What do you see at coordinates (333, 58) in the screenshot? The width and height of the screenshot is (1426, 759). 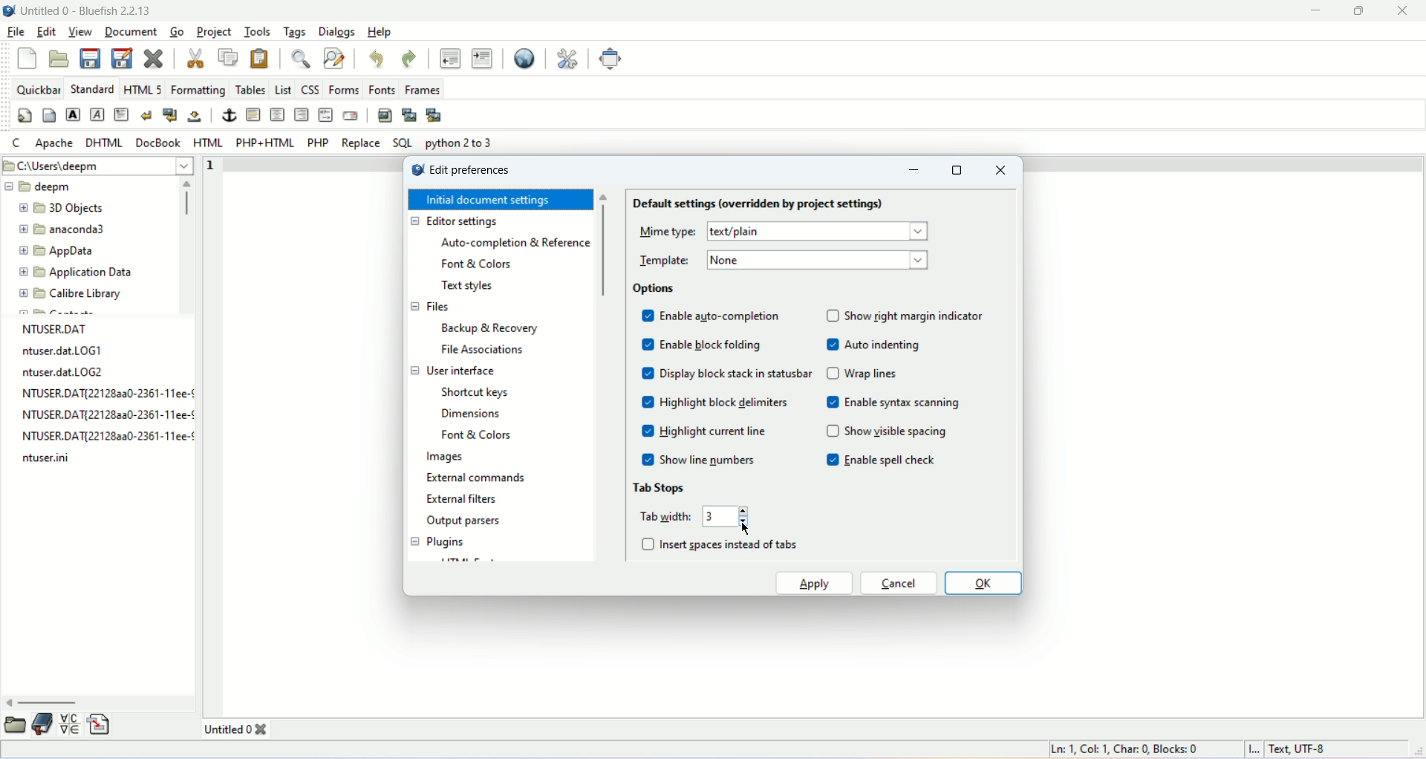 I see `advanced find and replace` at bounding box center [333, 58].